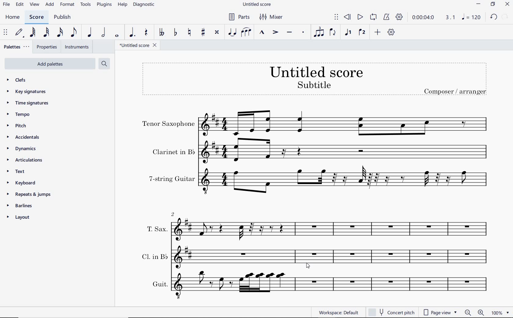 This screenshot has width=513, height=318. I want to click on FORMAT, so click(67, 5).